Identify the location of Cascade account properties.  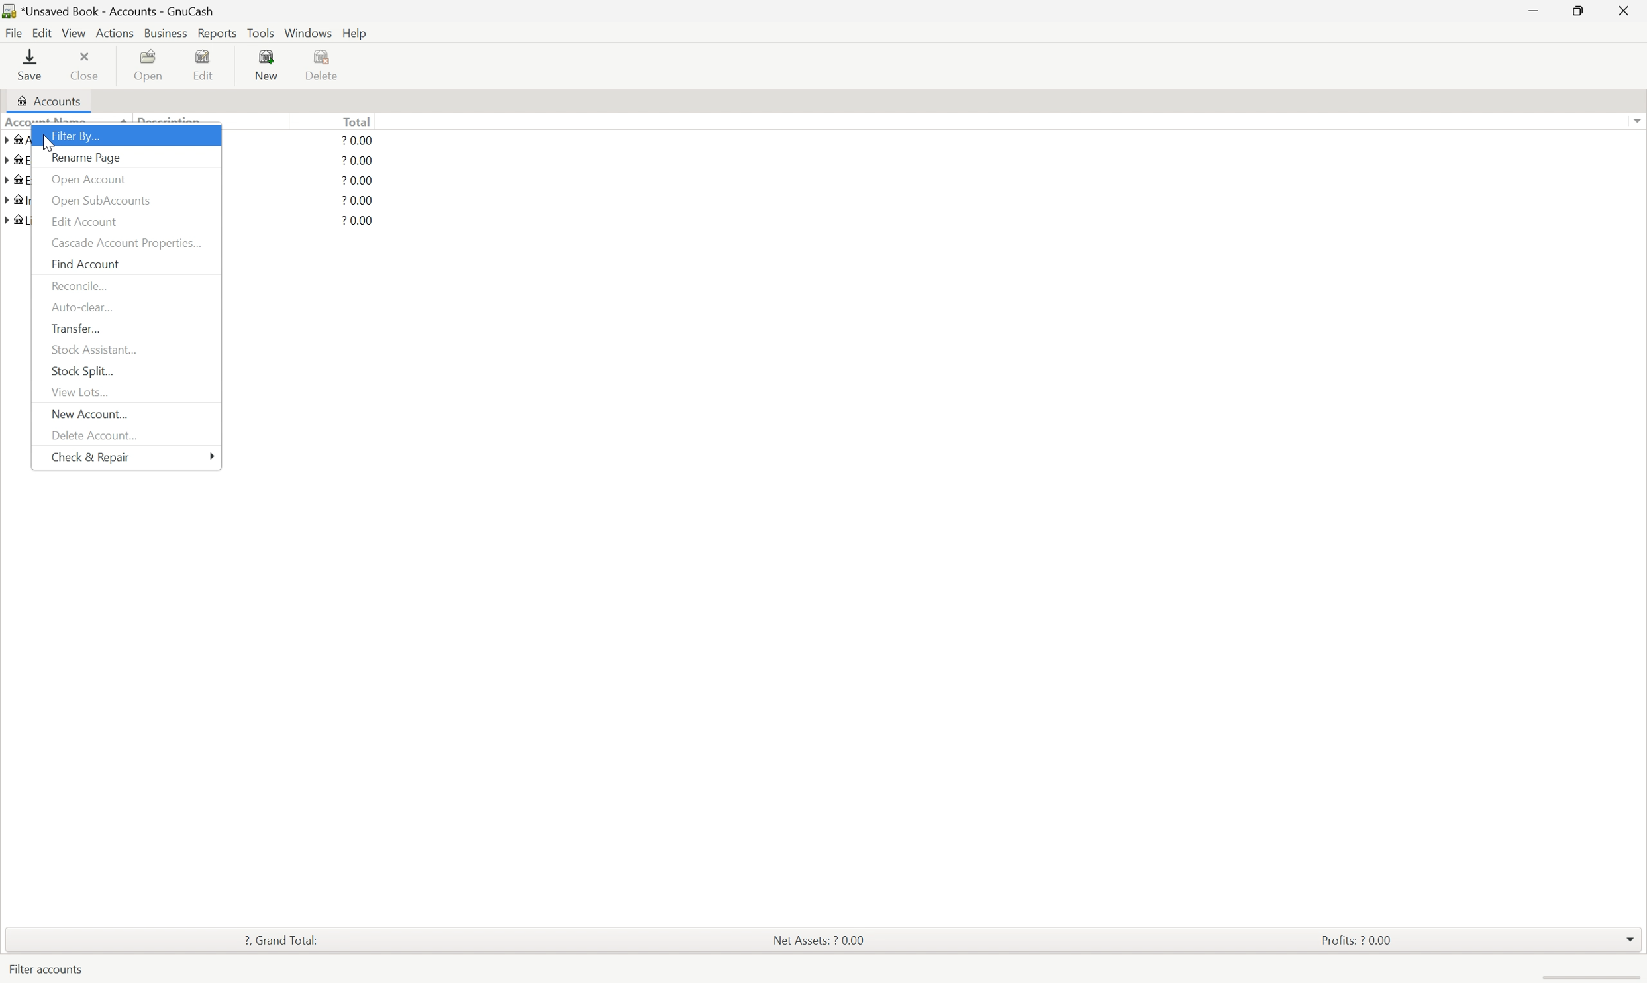
(126, 244).